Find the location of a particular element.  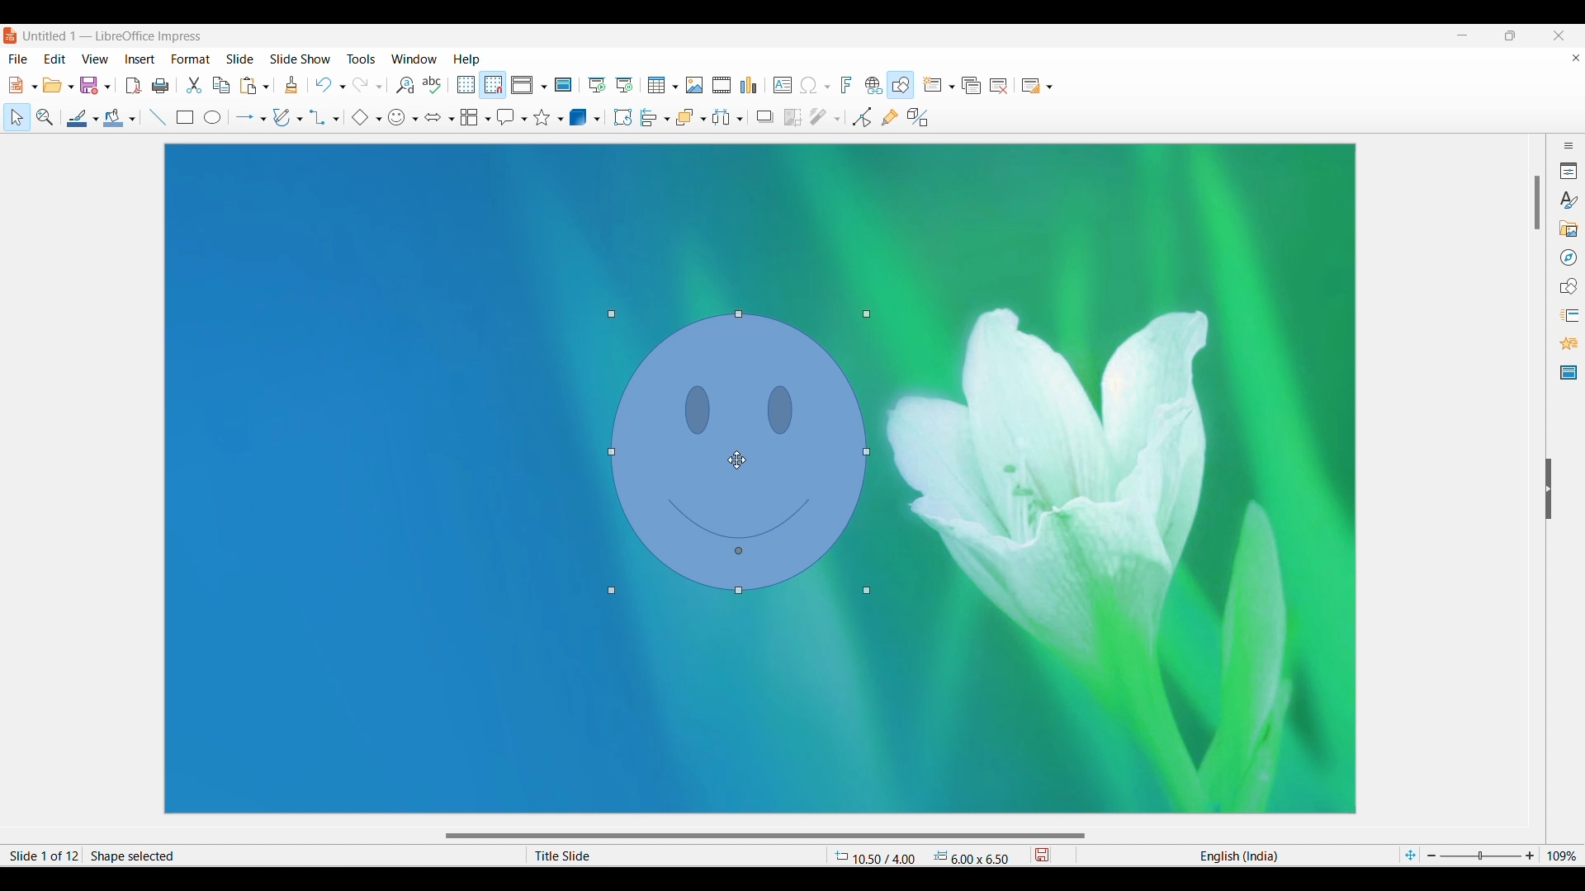

Zoom out is located at coordinates (1431, 856).